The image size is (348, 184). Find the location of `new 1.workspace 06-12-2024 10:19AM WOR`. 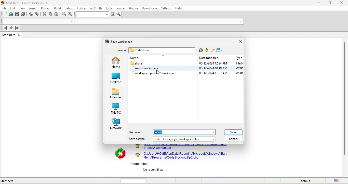

new 1.workspace 06-12-2024 10:19AM WOR is located at coordinates (186, 68).